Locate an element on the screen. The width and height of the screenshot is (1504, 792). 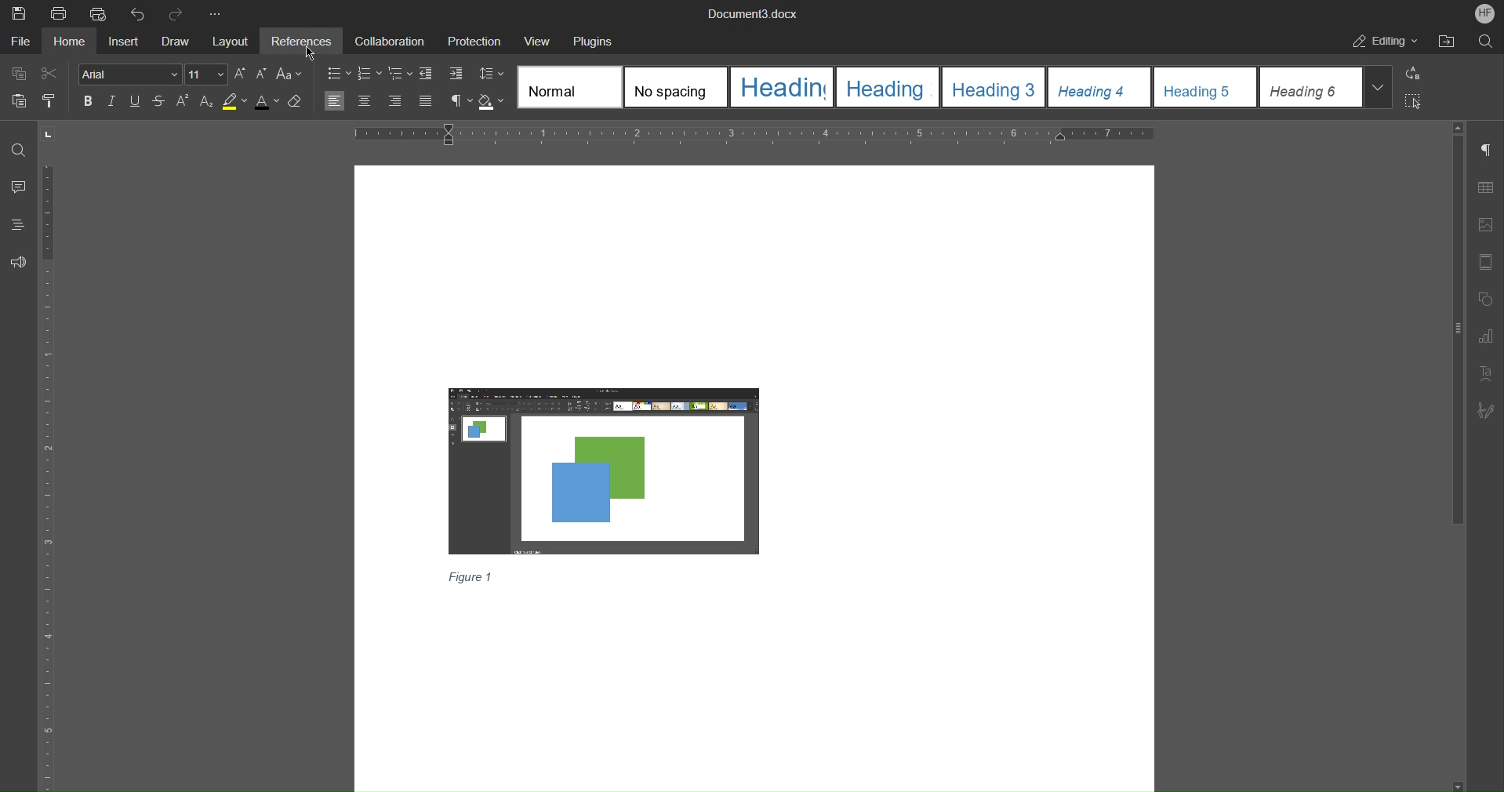
Horizontal Ruler is located at coordinates (754, 133).